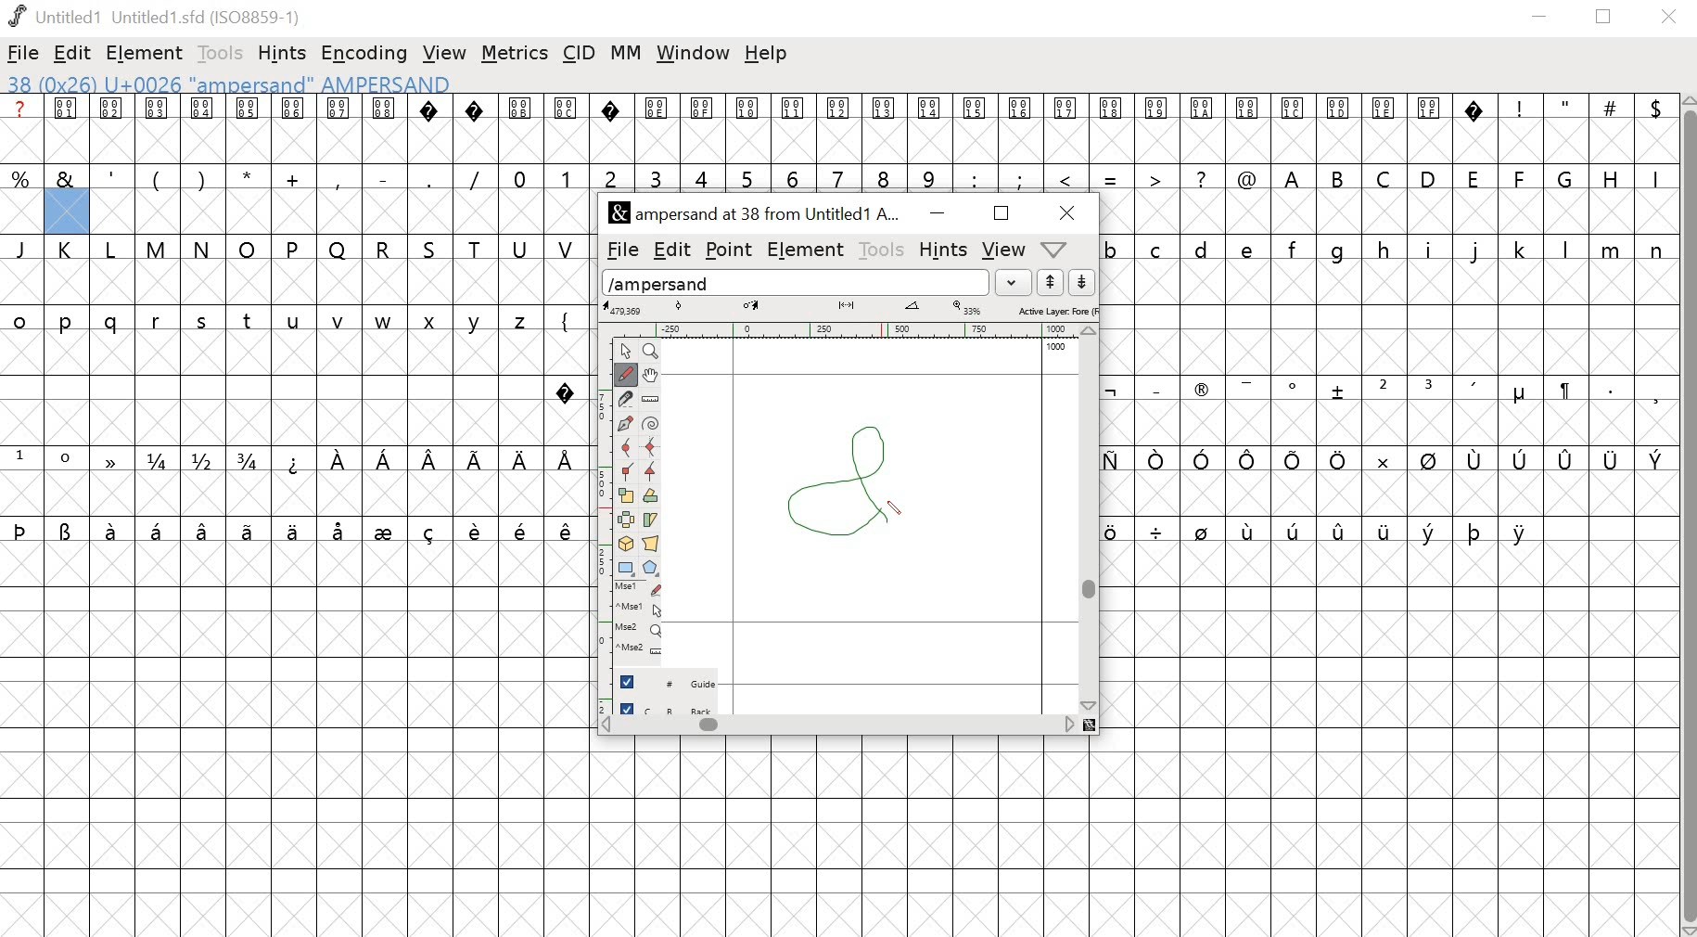  What do you see at coordinates (1476, 251) in the screenshot?
I see `j` at bounding box center [1476, 251].